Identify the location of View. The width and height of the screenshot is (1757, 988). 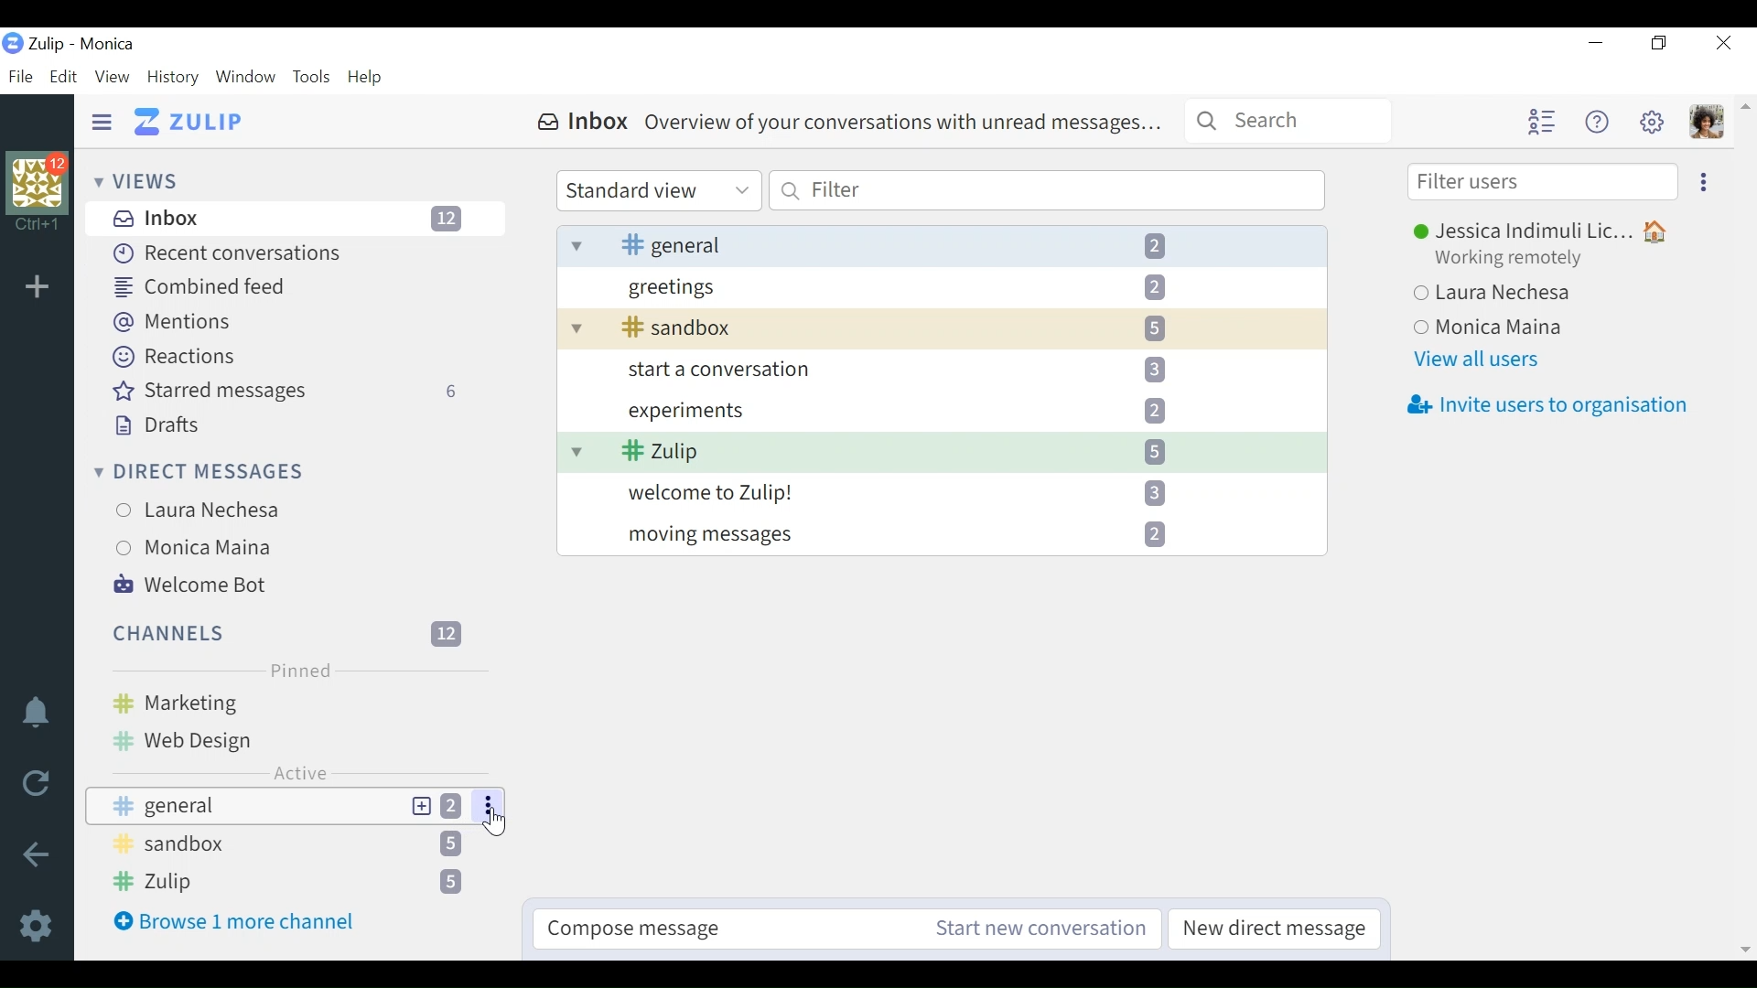
(111, 78).